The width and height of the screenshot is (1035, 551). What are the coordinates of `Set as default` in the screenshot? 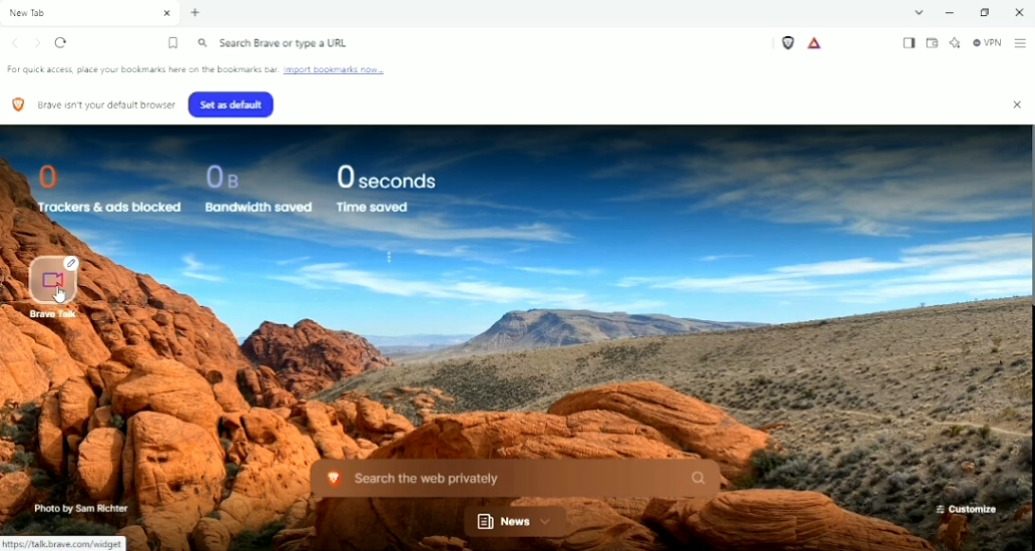 It's located at (235, 103).